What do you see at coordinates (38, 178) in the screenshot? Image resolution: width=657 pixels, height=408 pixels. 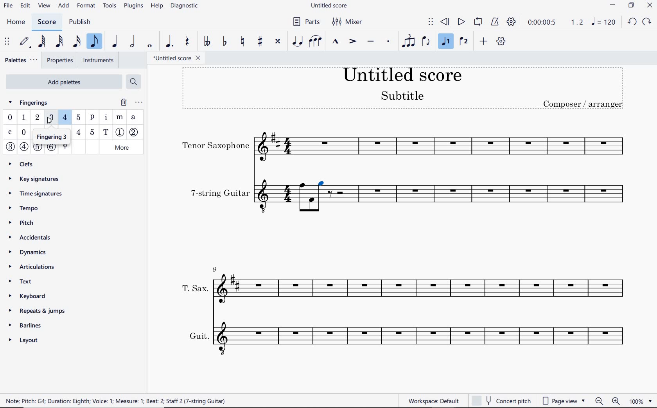 I see `KEY SIGNATURES` at bounding box center [38, 178].